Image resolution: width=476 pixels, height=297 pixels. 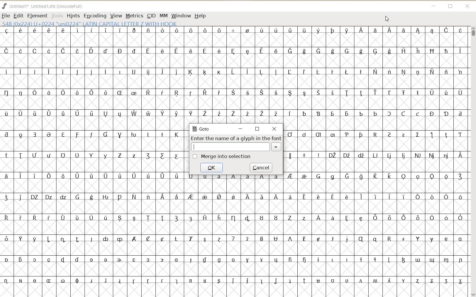 I want to click on VIEW, so click(x=115, y=15).